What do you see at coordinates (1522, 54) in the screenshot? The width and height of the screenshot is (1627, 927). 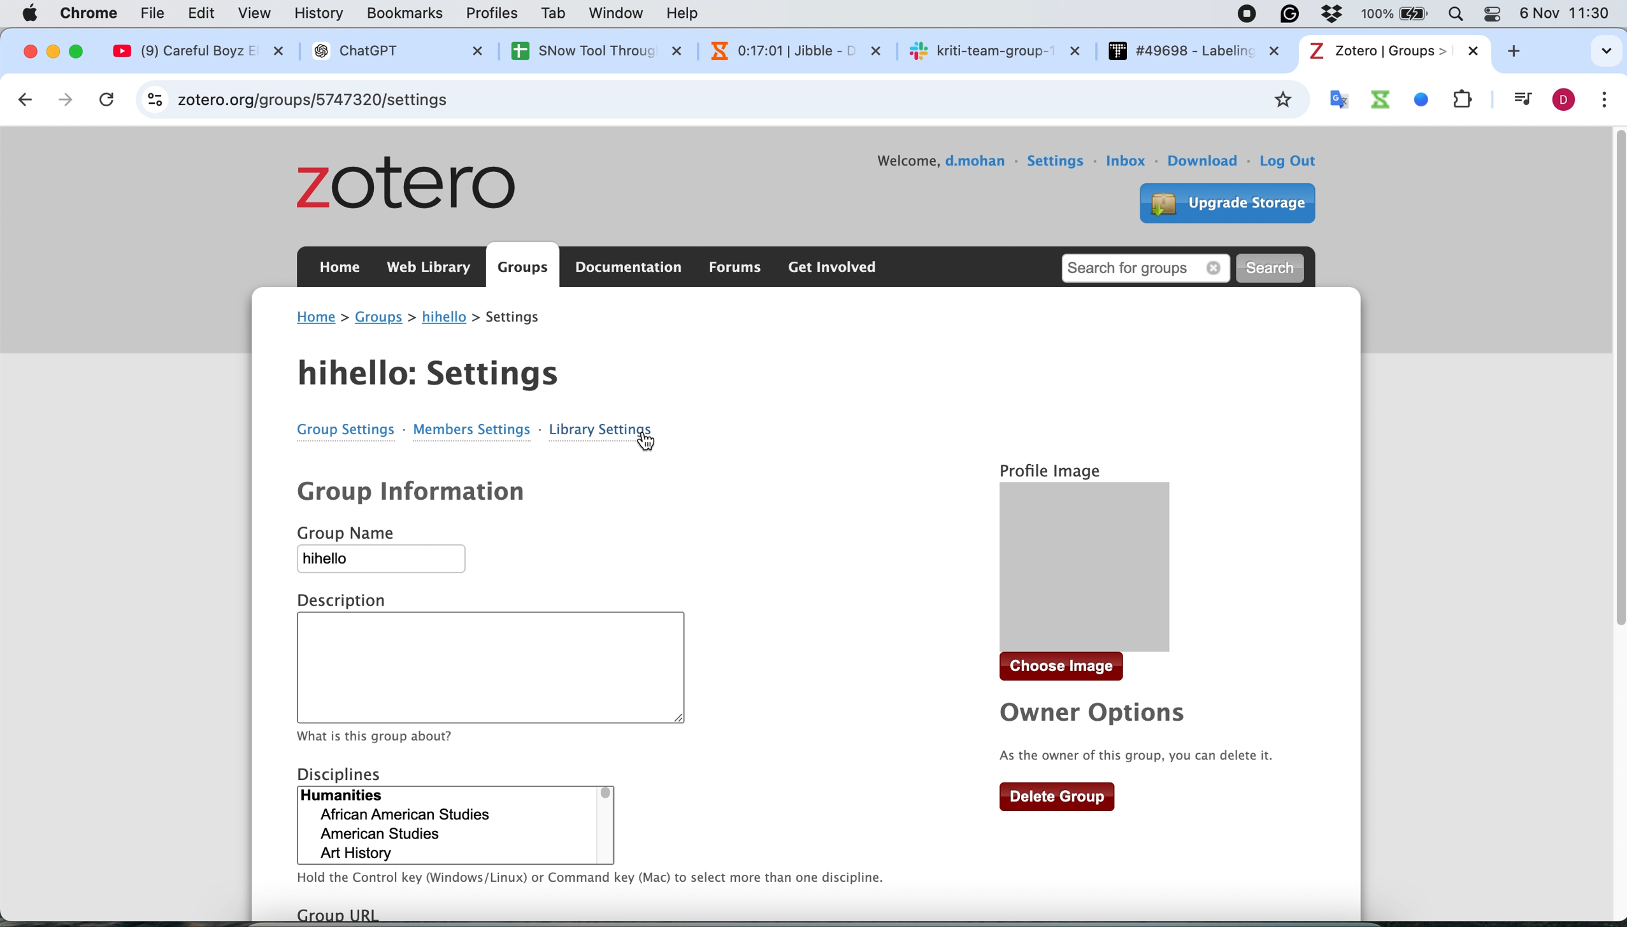 I see `add new tab` at bounding box center [1522, 54].